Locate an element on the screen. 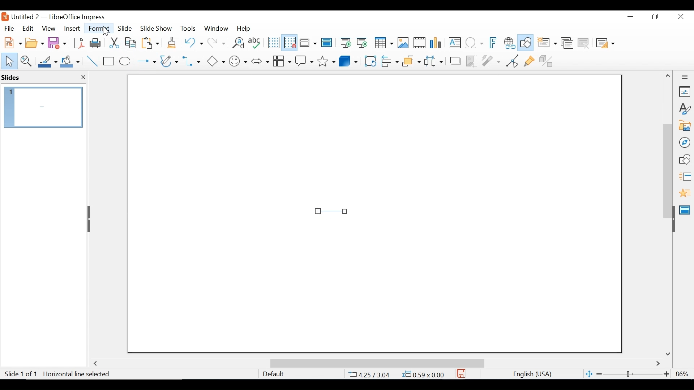 This screenshot has width=694, height=390. View is located at coordinates (49, 28).